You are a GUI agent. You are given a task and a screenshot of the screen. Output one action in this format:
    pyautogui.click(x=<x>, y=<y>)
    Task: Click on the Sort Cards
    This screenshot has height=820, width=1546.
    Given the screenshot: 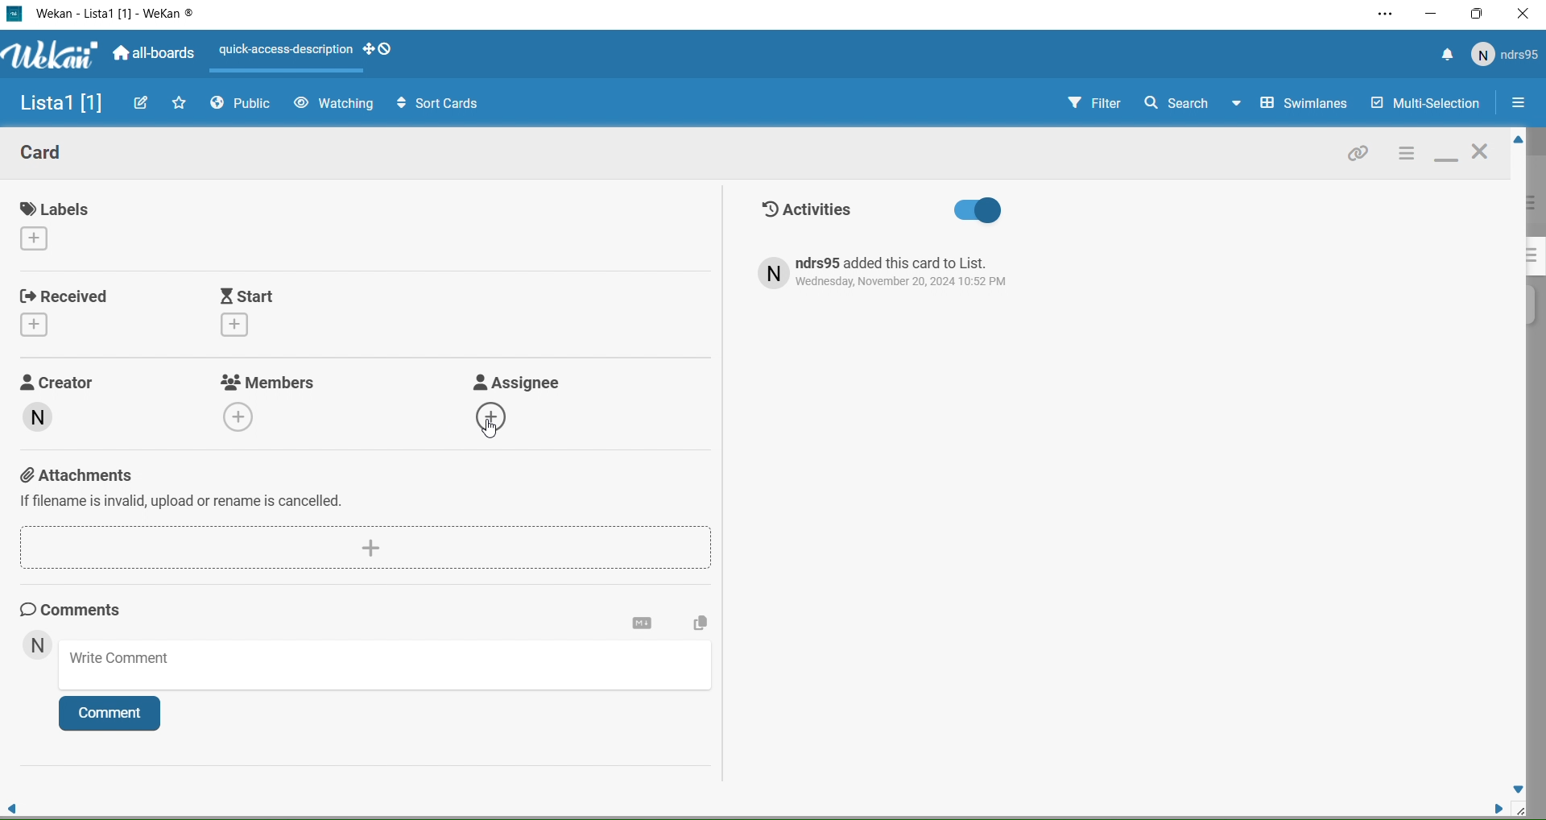 What is the action you would take?
    pyautogui.click(x=430, y=102)
    